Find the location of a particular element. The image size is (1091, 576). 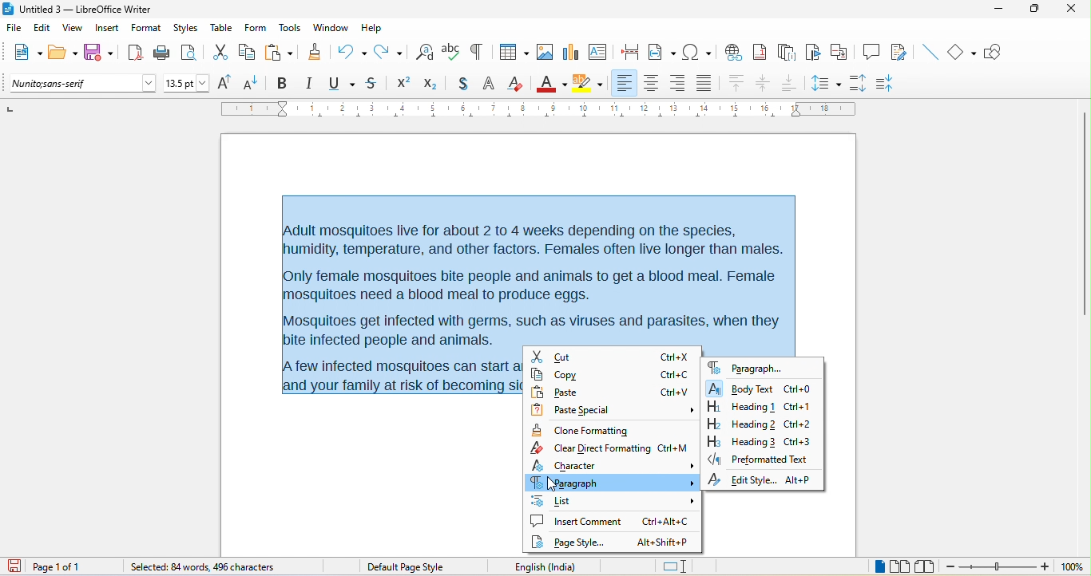

page break is located at coordinates (626, 50).